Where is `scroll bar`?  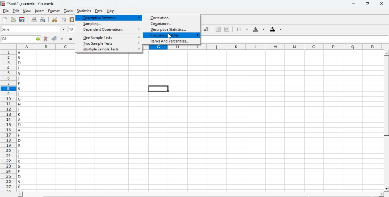 scroll bar is located at coordinates (387, 121).